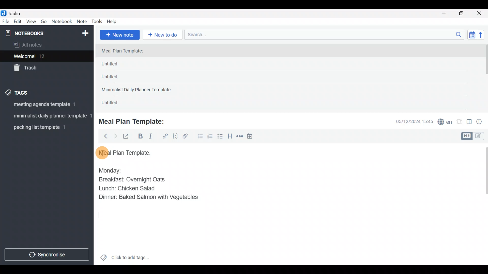 The image size is (488, 274). I want to click on View, so click(31, 22).